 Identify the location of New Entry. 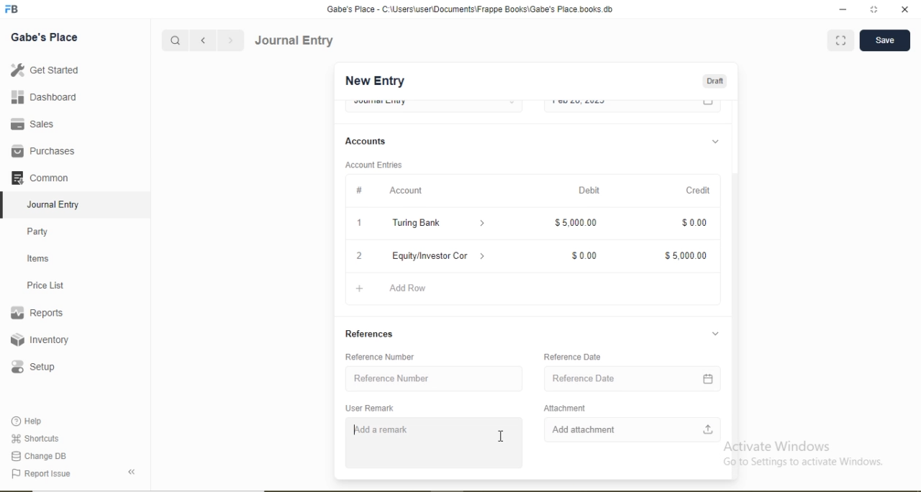
(374, 81).